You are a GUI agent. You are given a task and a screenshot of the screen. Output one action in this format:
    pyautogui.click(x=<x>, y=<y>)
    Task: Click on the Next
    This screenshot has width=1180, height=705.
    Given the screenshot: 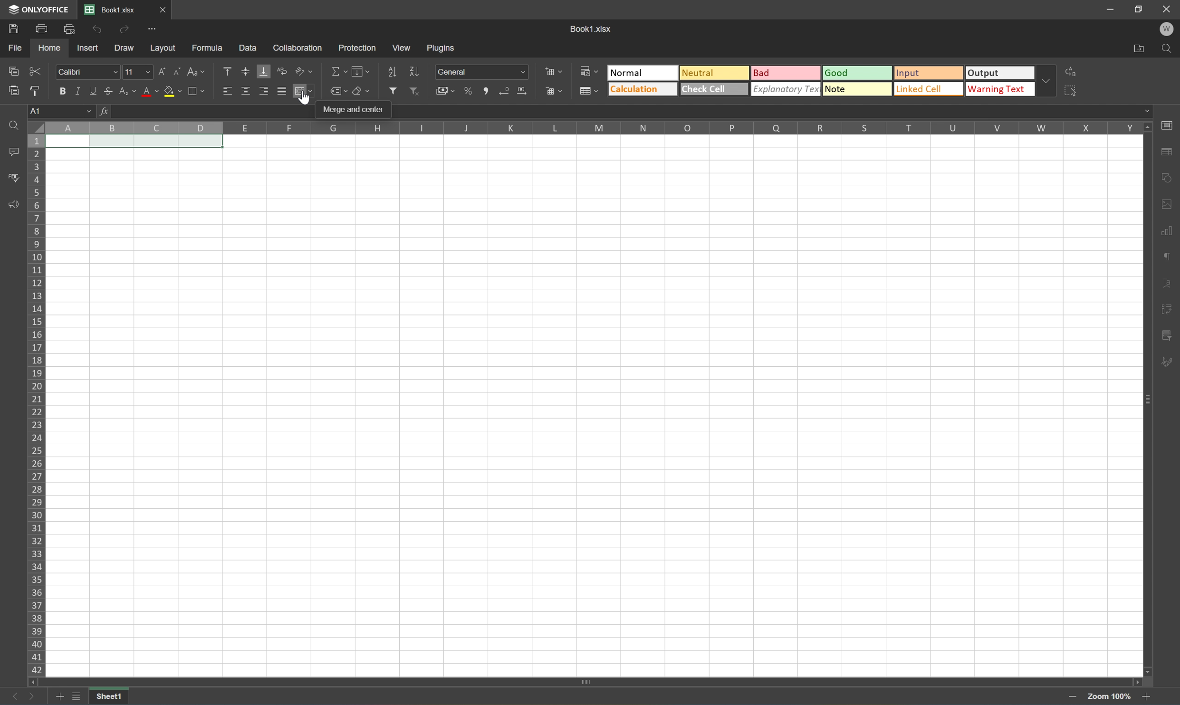 What is the action you would take?
    pyautogui.click(x=33, y=697)
    